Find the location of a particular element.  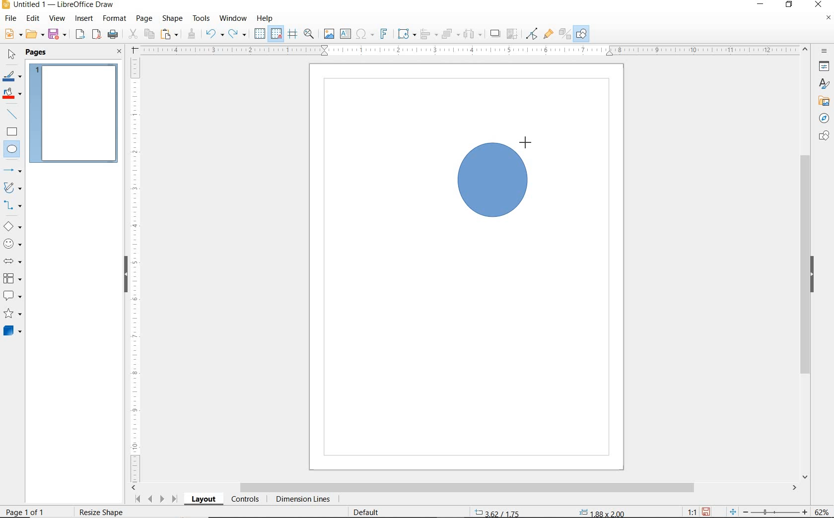

ARRANGE is located at coordinates (450, 34).